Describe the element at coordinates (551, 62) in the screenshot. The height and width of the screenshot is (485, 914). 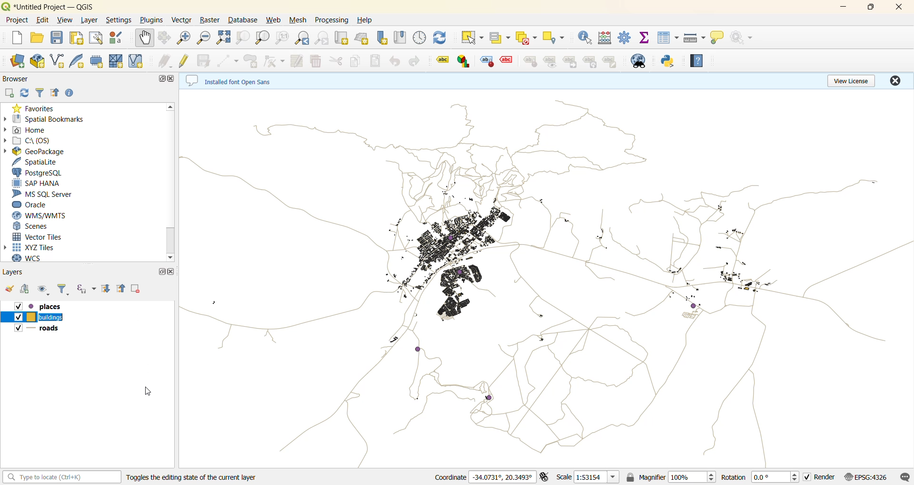
I see `preview` at that location.